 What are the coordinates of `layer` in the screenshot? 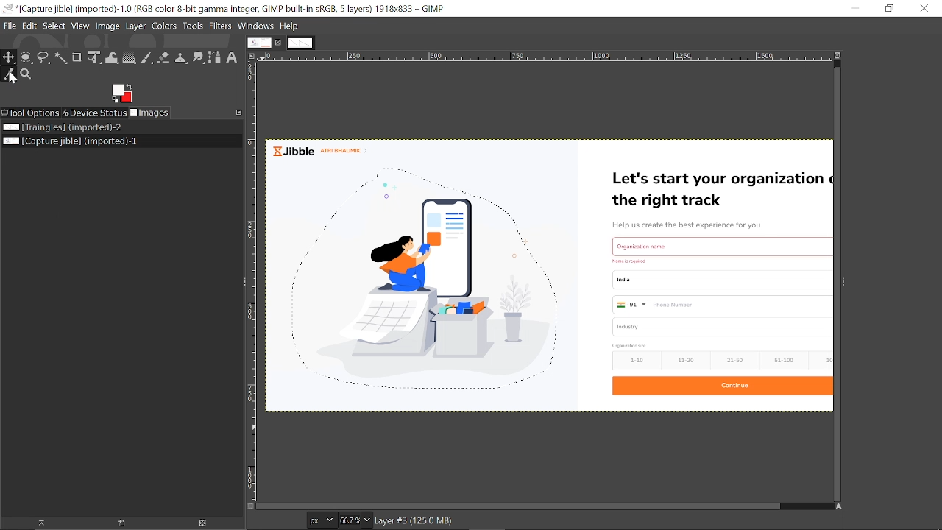 It's located at (135, 26).